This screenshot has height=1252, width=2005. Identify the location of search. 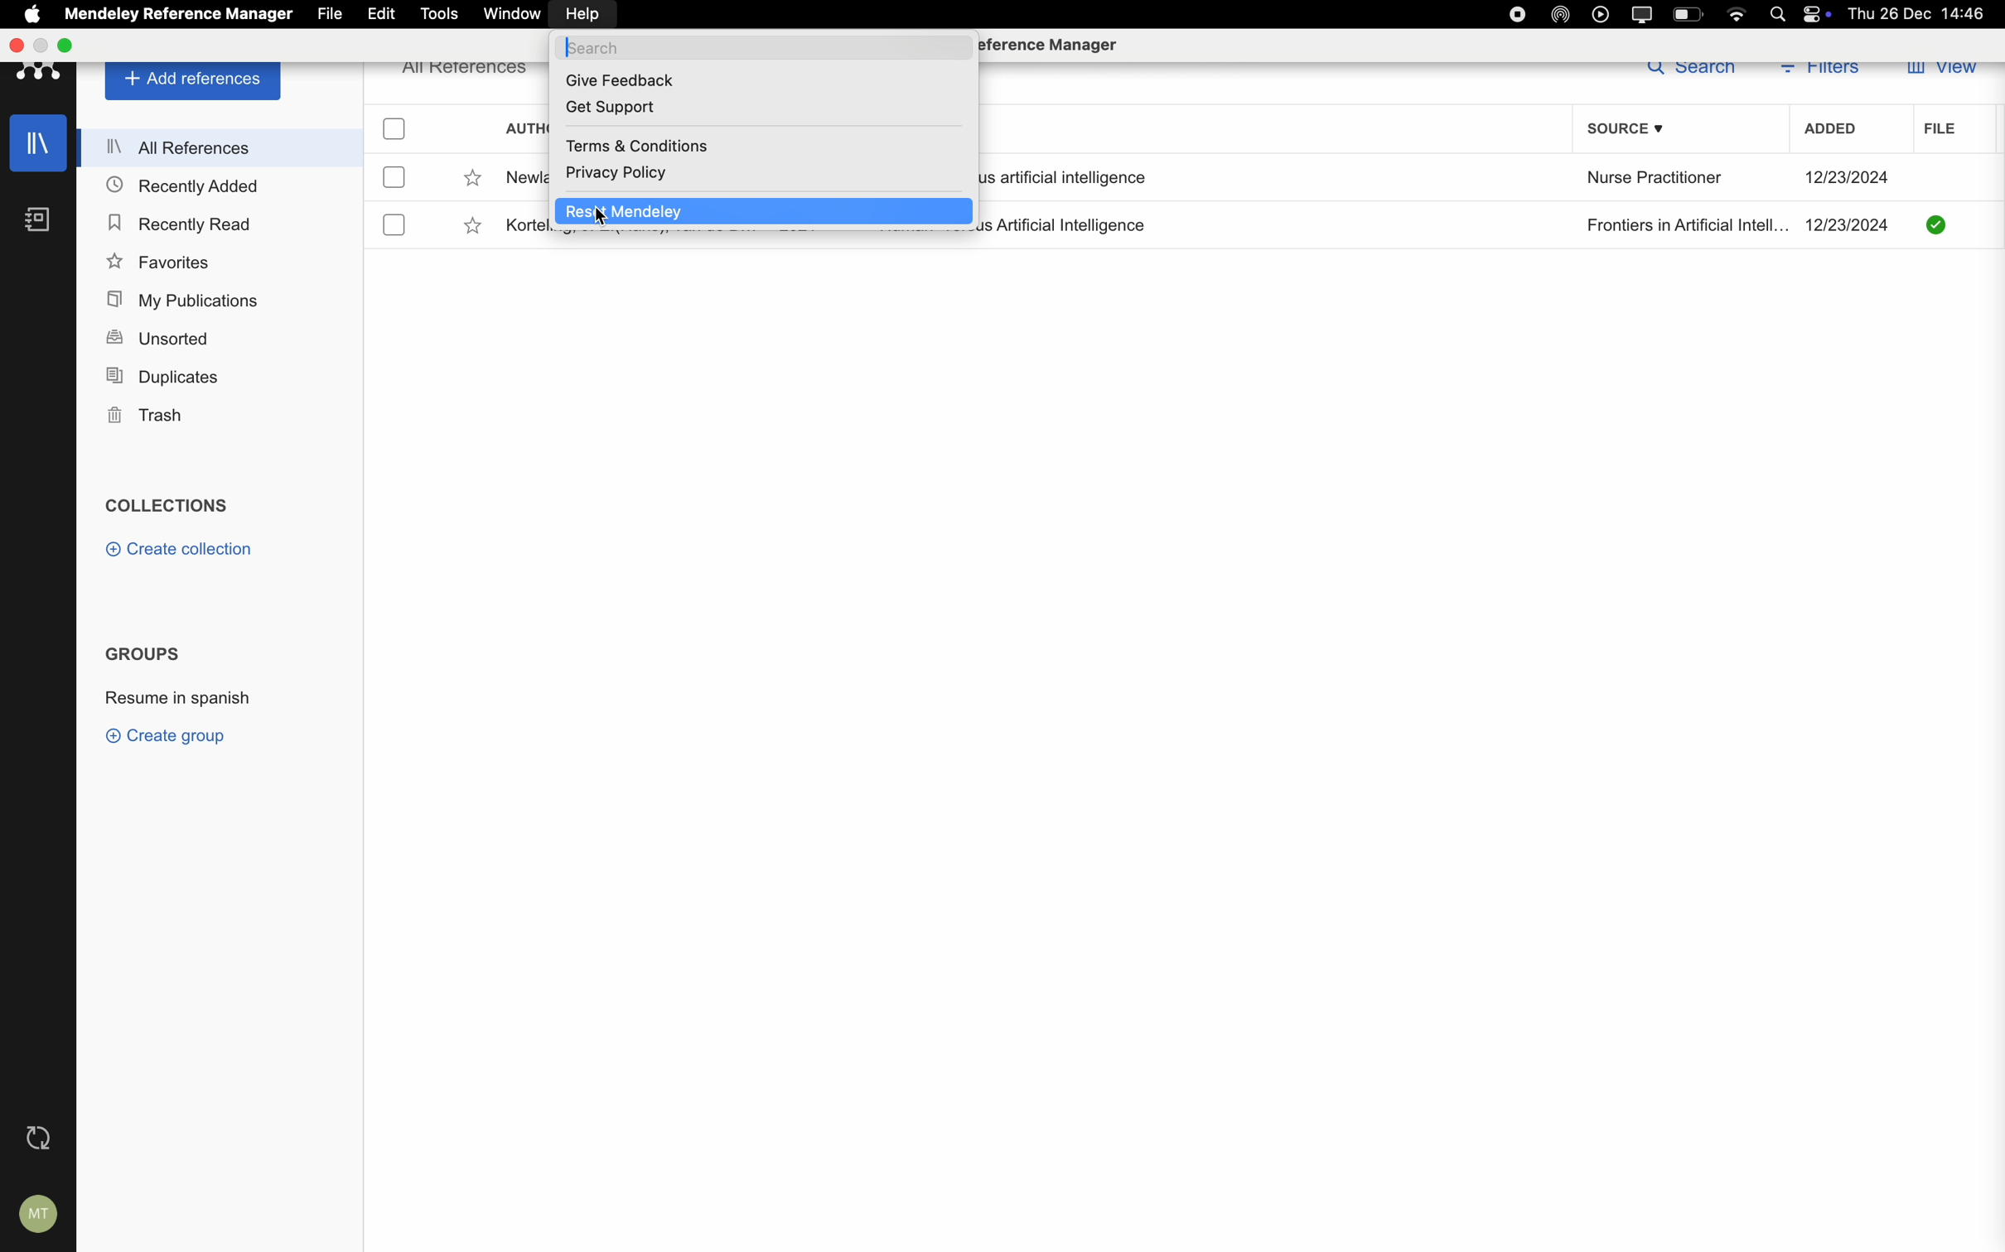
(1689, 71).